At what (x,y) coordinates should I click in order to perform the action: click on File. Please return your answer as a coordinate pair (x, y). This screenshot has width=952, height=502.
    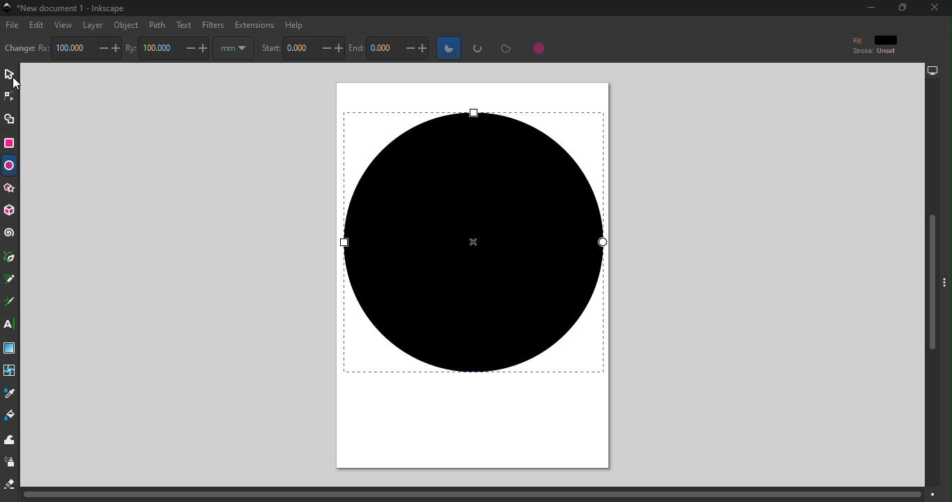
    Looking at the image, I should click on (12, 26).